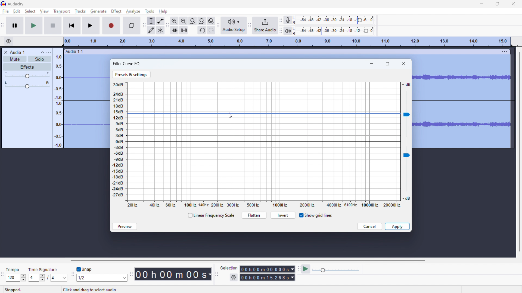 This screenshot has width=522, height=293. I want to click on share audio toolbar, so click(250, 25).